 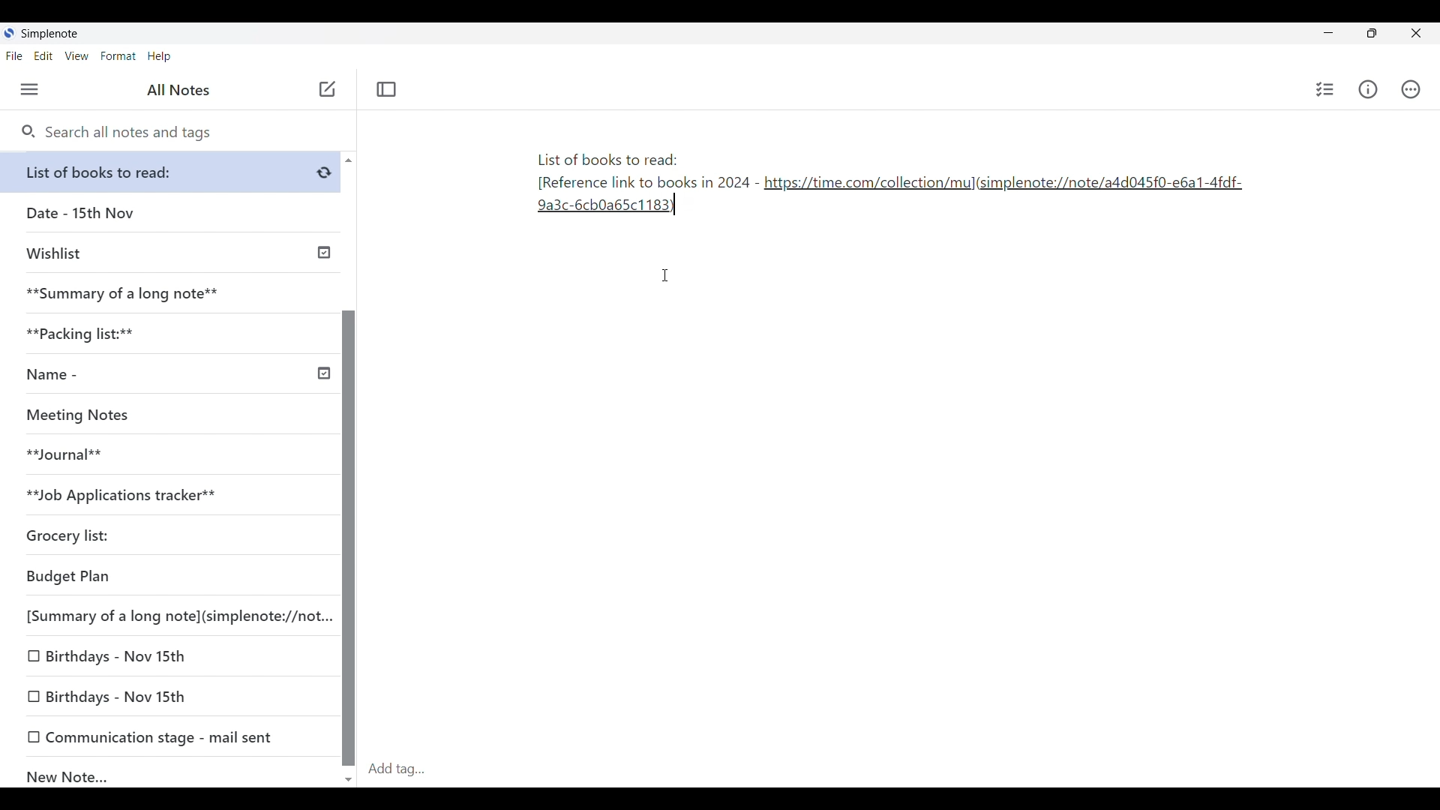 I want to click on Help , so click(x=160, y=57).